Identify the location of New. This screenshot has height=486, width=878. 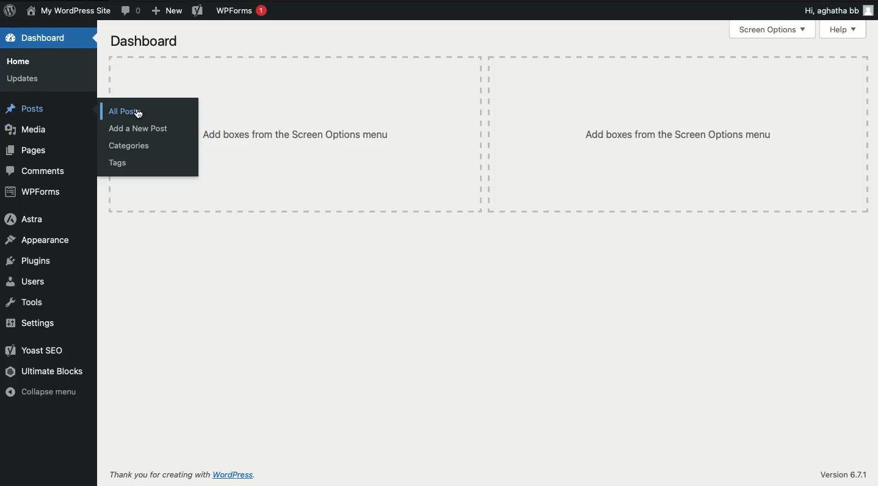
(166, 10).